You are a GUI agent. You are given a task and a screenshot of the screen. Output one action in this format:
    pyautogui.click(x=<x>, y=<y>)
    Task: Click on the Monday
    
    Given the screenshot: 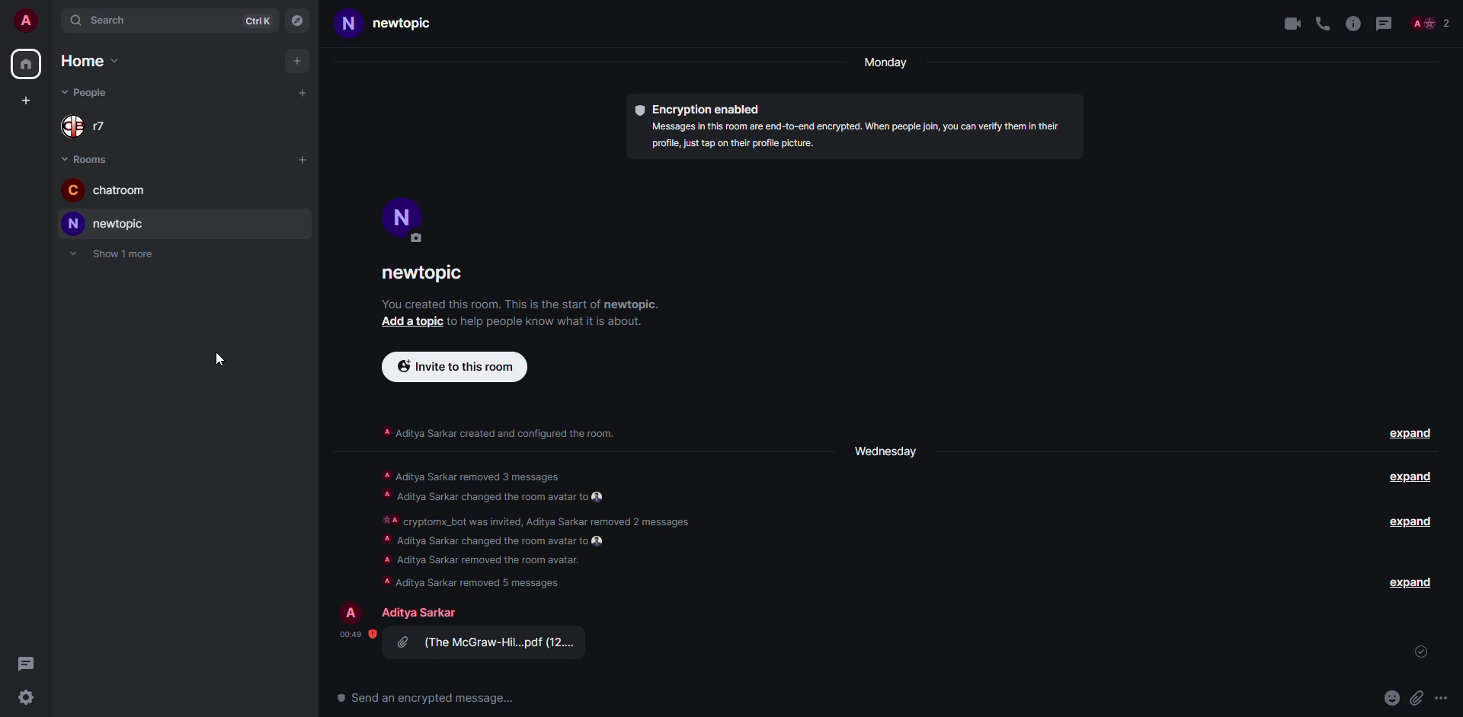 What is the action you would take?
    pyautogui.click(x=882, y=64)
    